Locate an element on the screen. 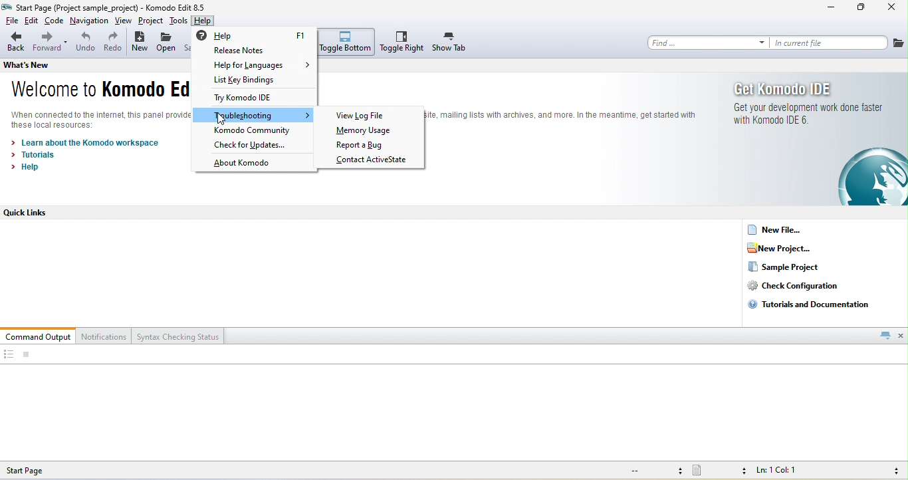 The width and height of the screenshot is (908, 480). new file is located at coordinates (780, 229).